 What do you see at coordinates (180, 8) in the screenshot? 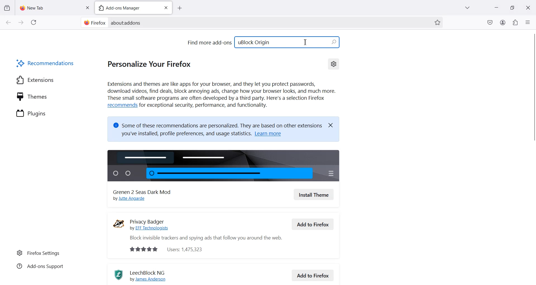
I see `Add new tab` at bounding box center [180, 8].